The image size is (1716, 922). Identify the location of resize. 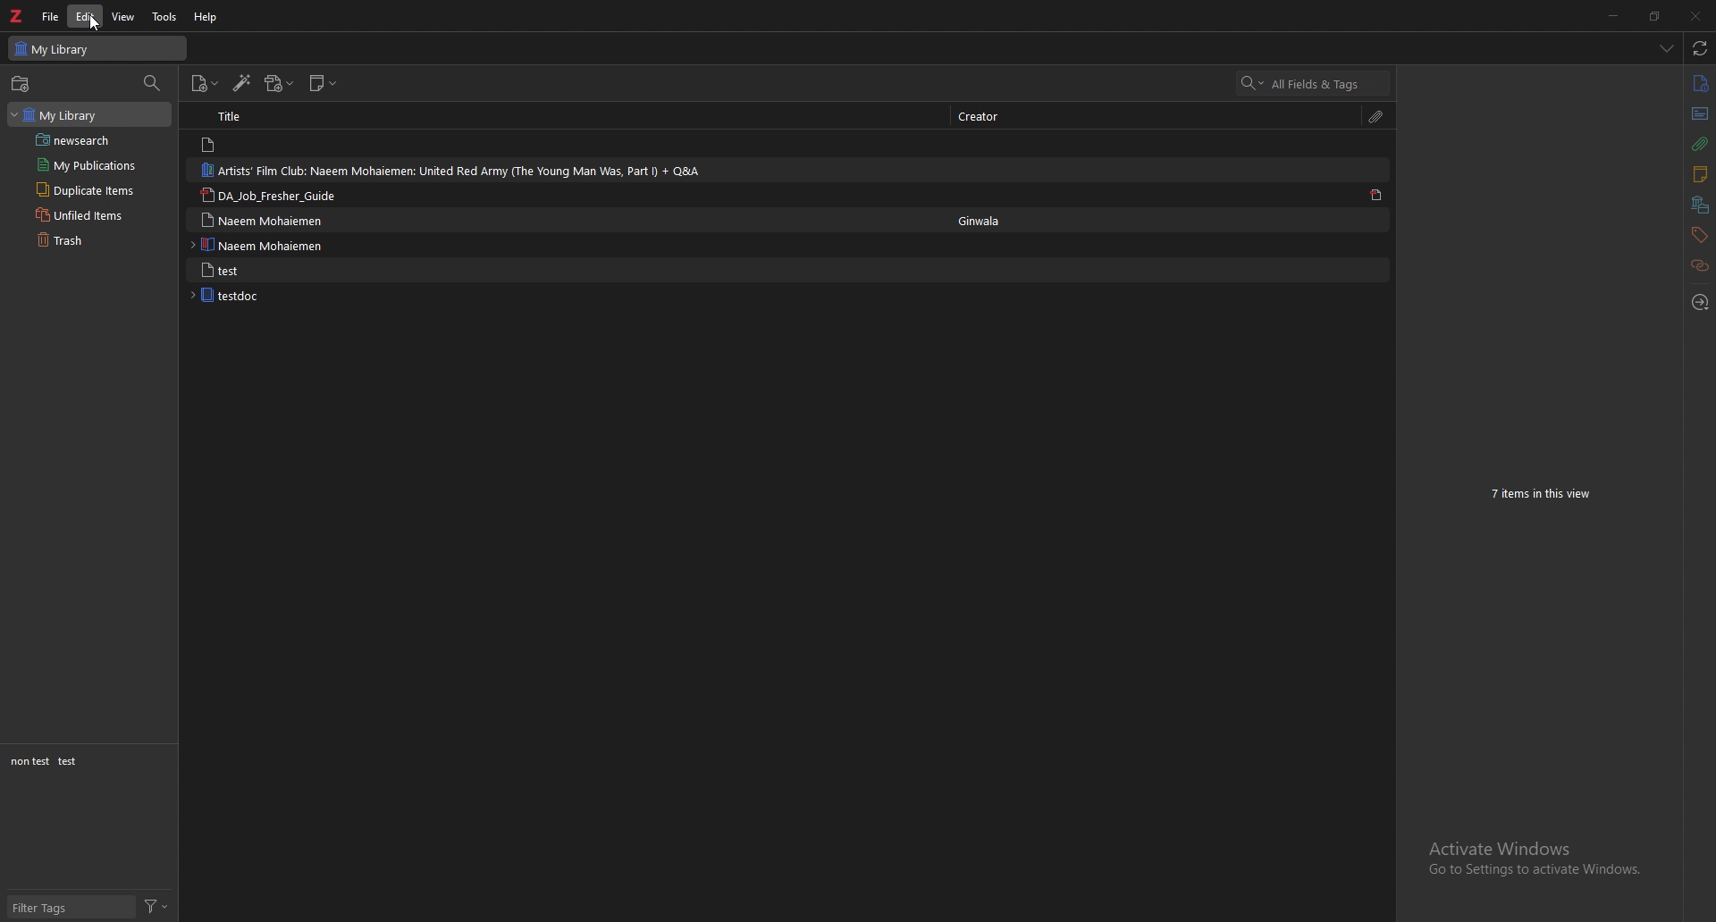
(1653, 16).